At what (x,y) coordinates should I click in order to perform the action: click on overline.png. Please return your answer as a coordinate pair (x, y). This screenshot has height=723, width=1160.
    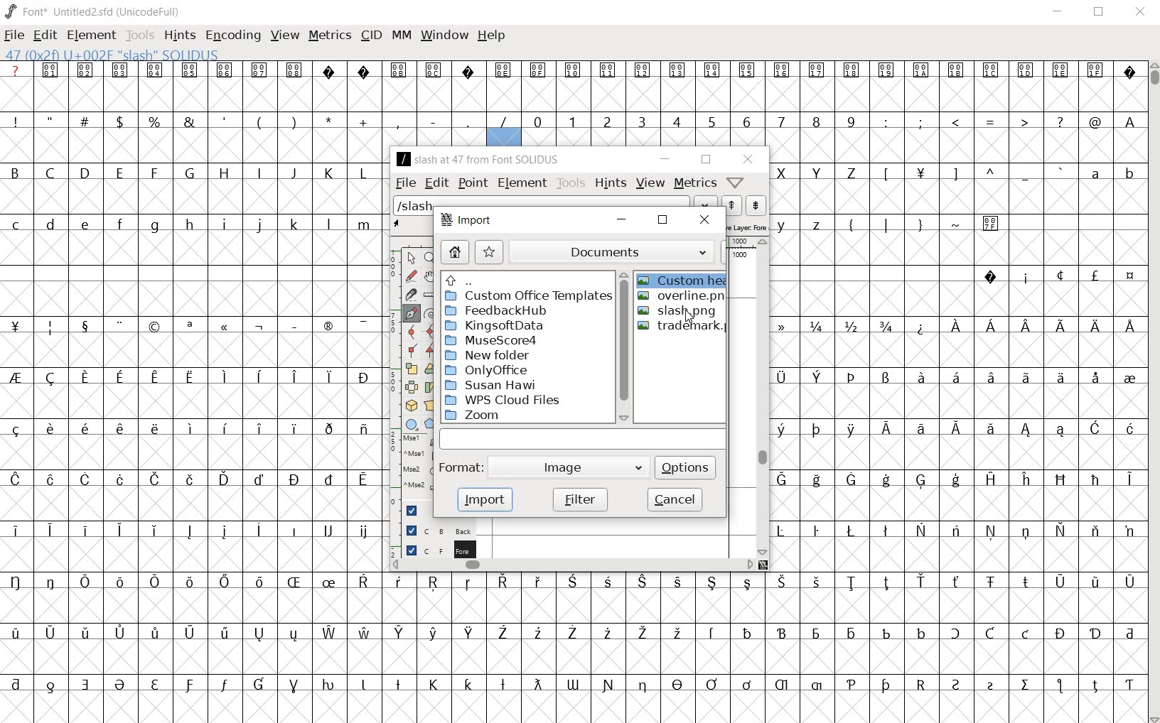
    Looking at the image, I should click on (680, 295).